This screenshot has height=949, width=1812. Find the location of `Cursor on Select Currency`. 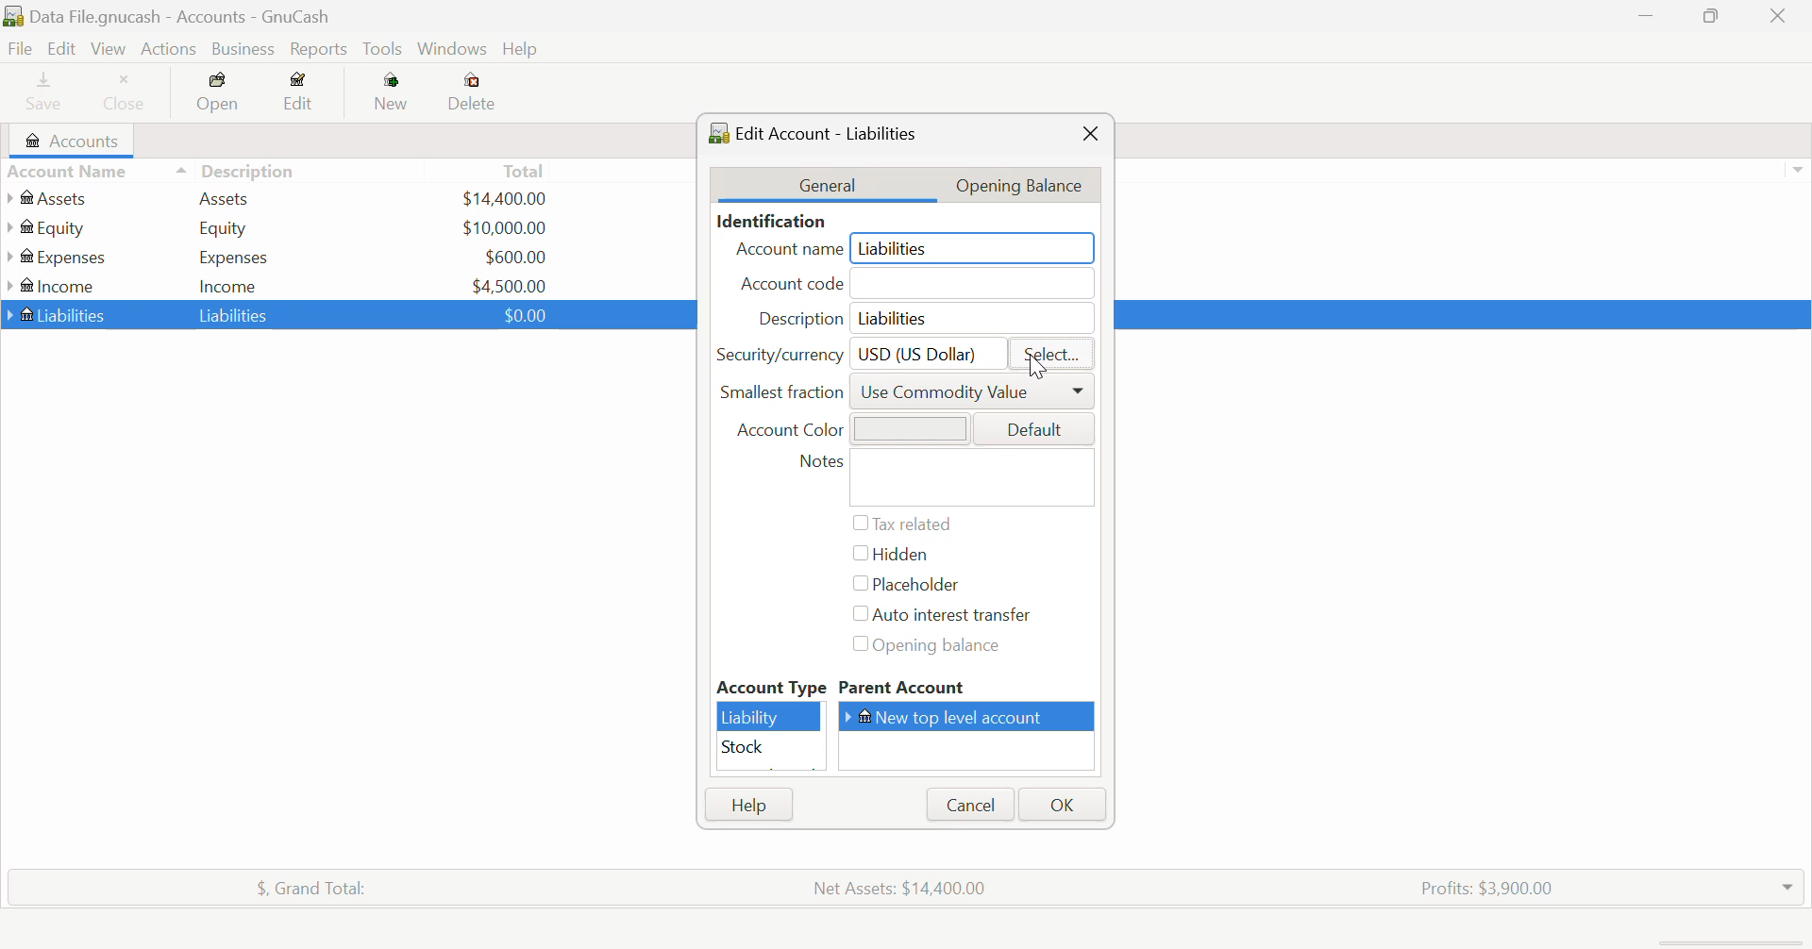

Cursor on Select Currency is located at coordinates (1031, 362).